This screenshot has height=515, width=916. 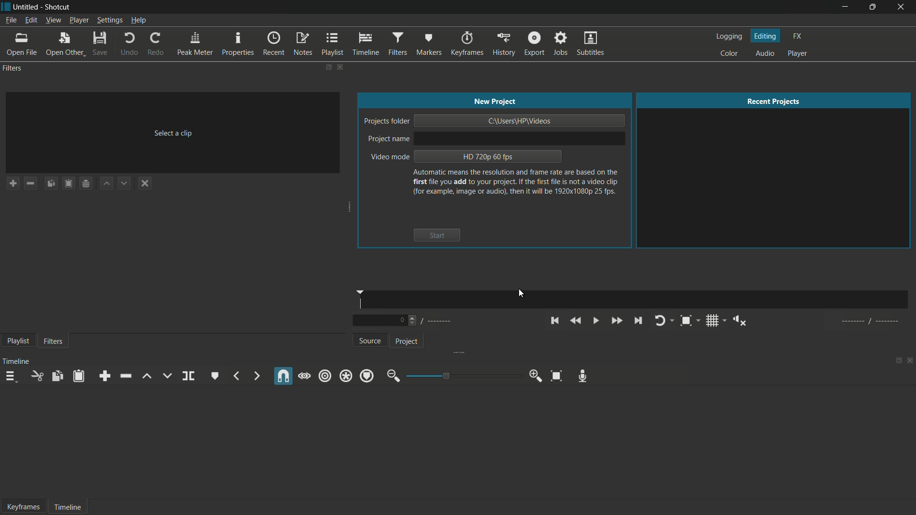 What do you see at coordinates (284, 376) in the screenshot?
I see `snap` at bounding box center [284, 376].